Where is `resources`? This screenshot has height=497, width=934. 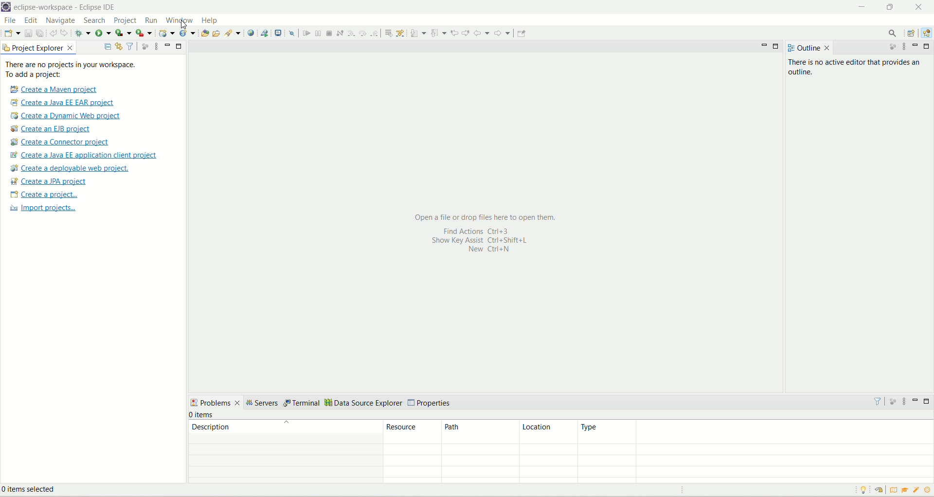
resources is located at coordinates (413, 432).